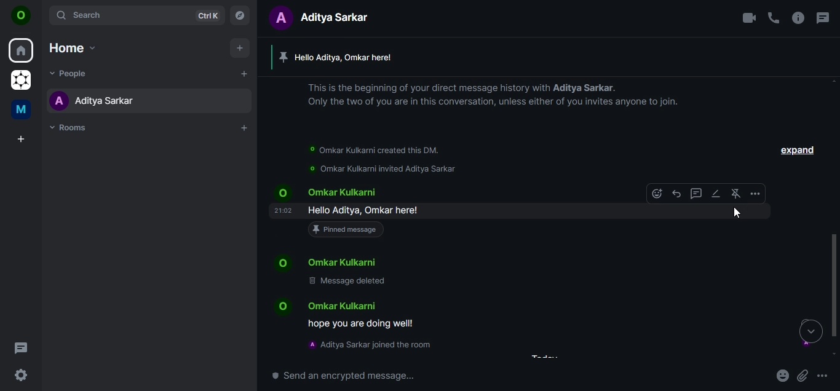  Describe the element at coordinates (757, 194) in the screenshot. I see `more options` at that location.